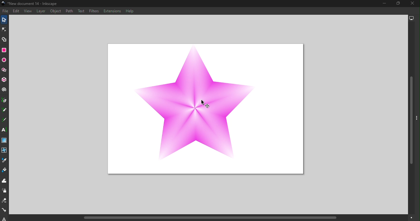  Describe the element at coordinates (5, 180) in the screenshot. I see `Tweak tool` at that location.